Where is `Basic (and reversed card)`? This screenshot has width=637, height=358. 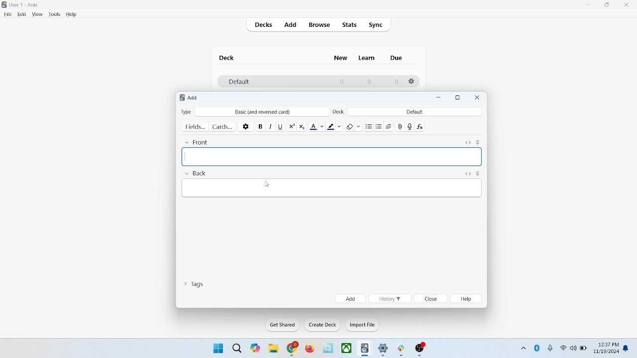 Basic (and reversed card) is located at coordinates (267, 112).